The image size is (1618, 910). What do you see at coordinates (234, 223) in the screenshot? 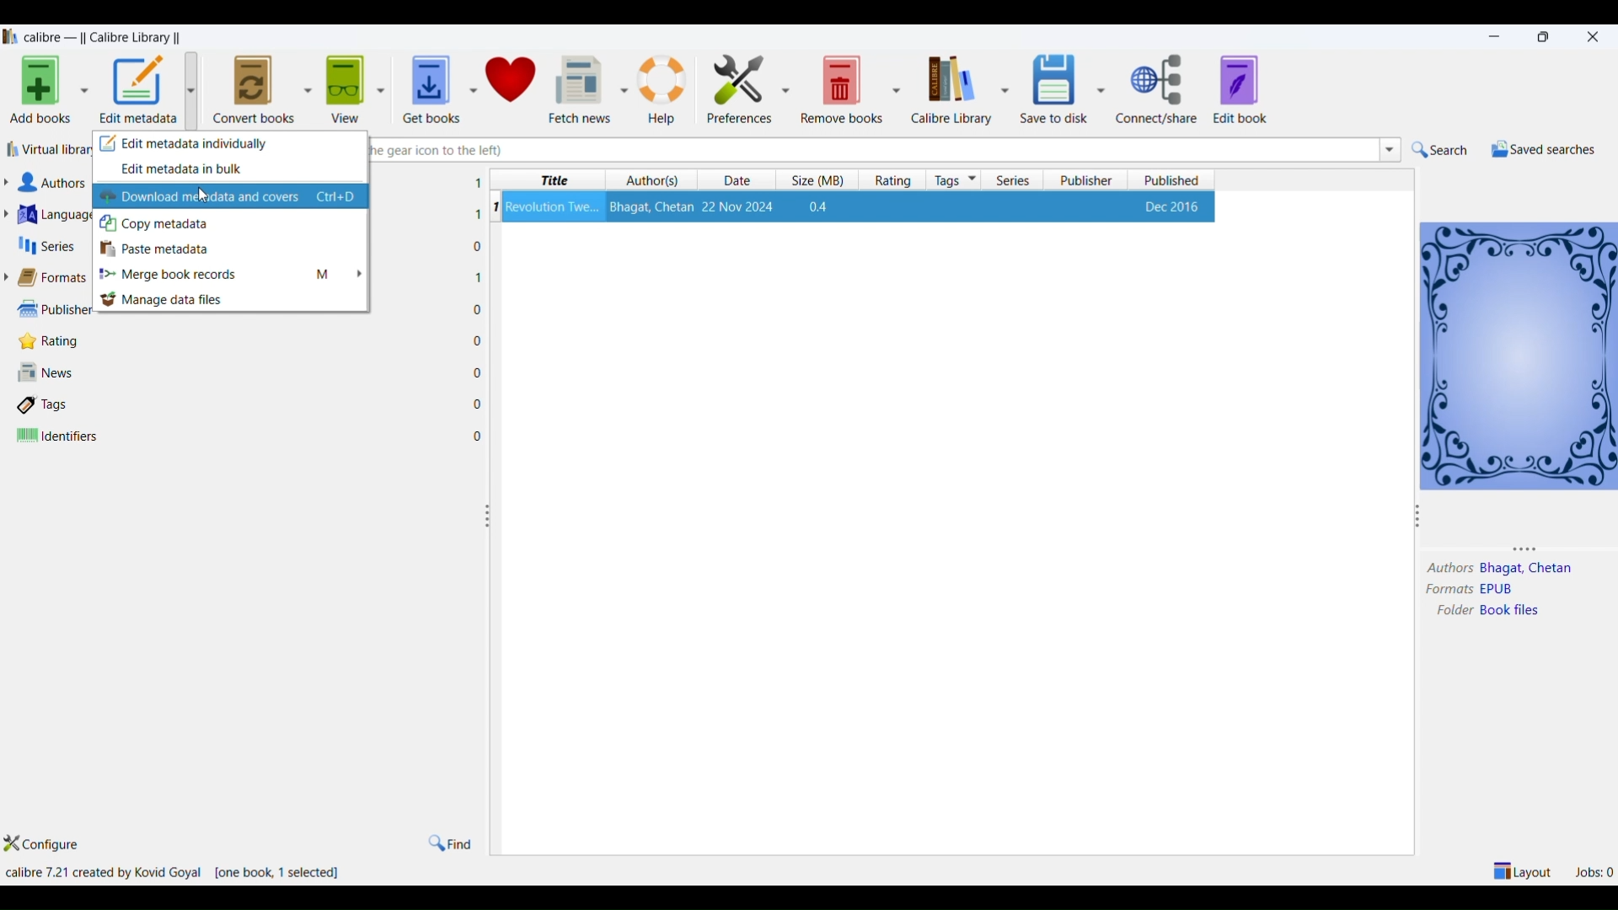
I see `copy metadata` at bounding box center [234, 223].